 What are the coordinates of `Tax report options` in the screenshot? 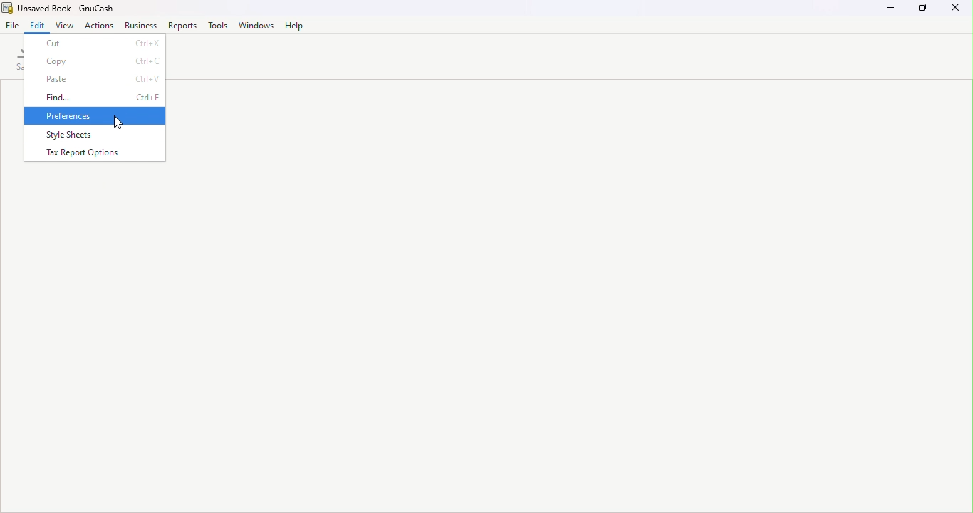 It's located at (95, 153).